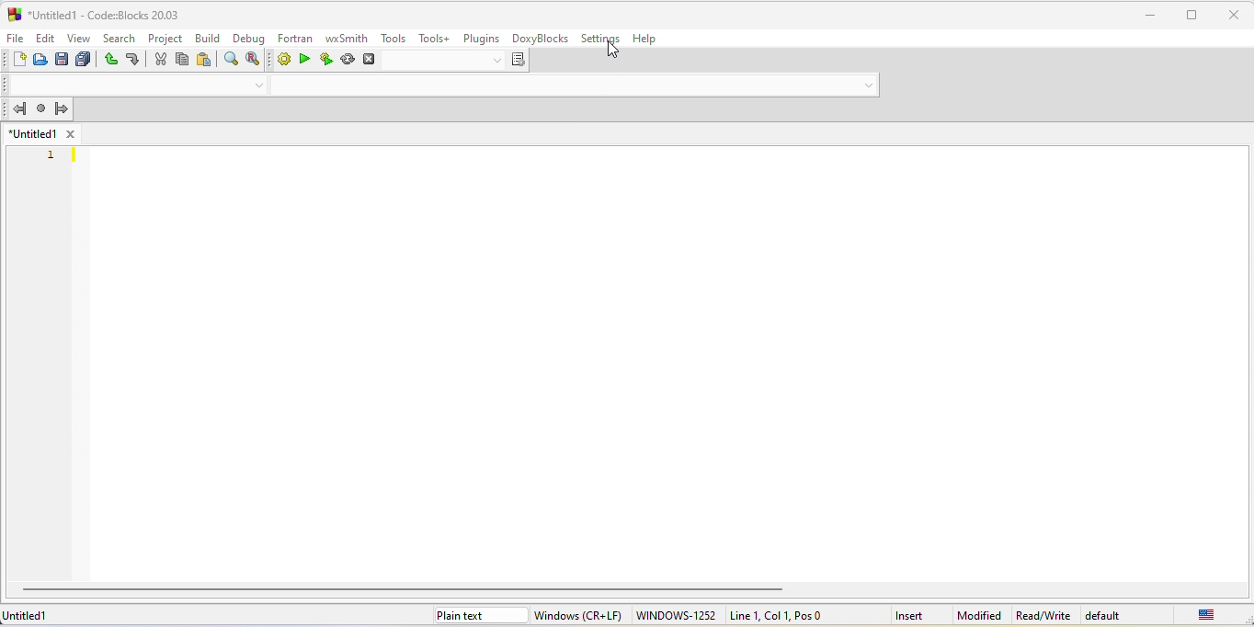 The height and width of the screenshot is (627, 1254). Describe the element at coordinates (182, 59) in the screenshot. I see `copy` at that location.